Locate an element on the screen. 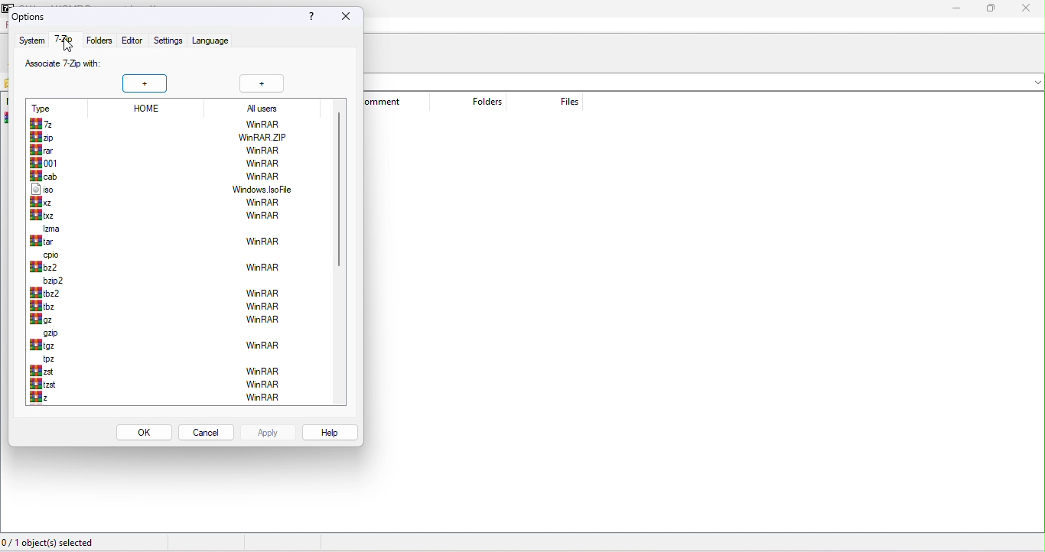 The image size is (1045, 552). settings is located at coordinates (168, 40).